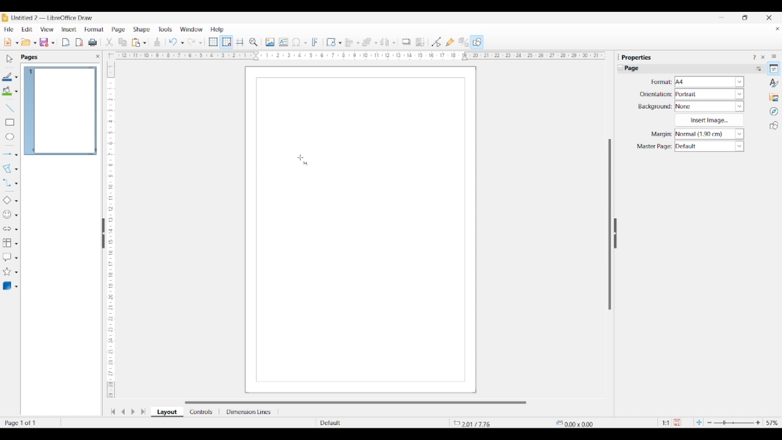 The height and width of the screenshot is (440, 782). Describe the element at coordinates (60, 111) in the screenshot. I see `Current page` at that location.